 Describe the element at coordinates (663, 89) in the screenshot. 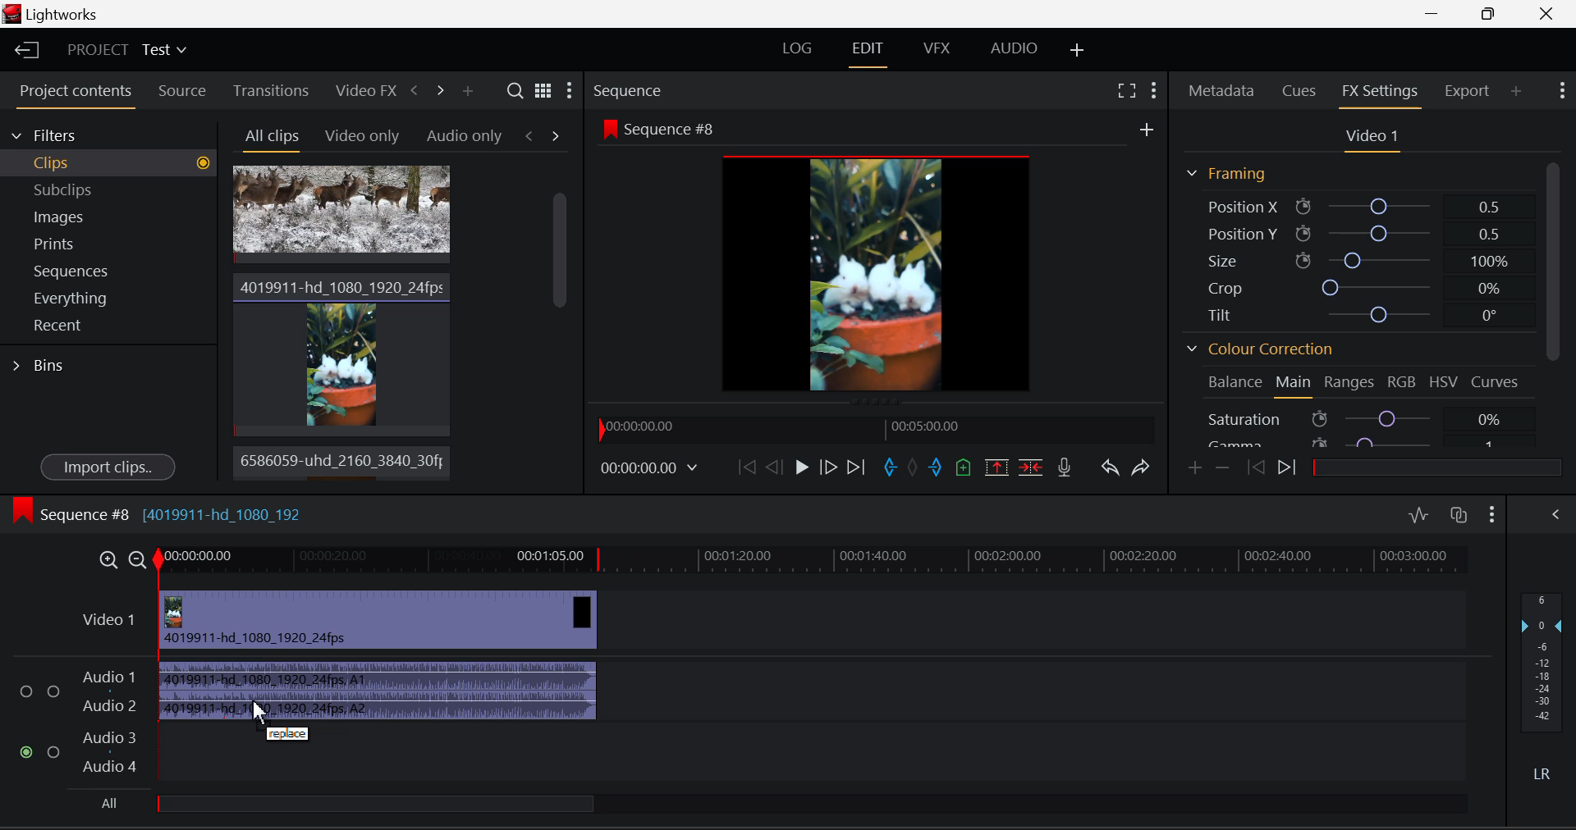

I see `Sequence Preview Section` at that location.